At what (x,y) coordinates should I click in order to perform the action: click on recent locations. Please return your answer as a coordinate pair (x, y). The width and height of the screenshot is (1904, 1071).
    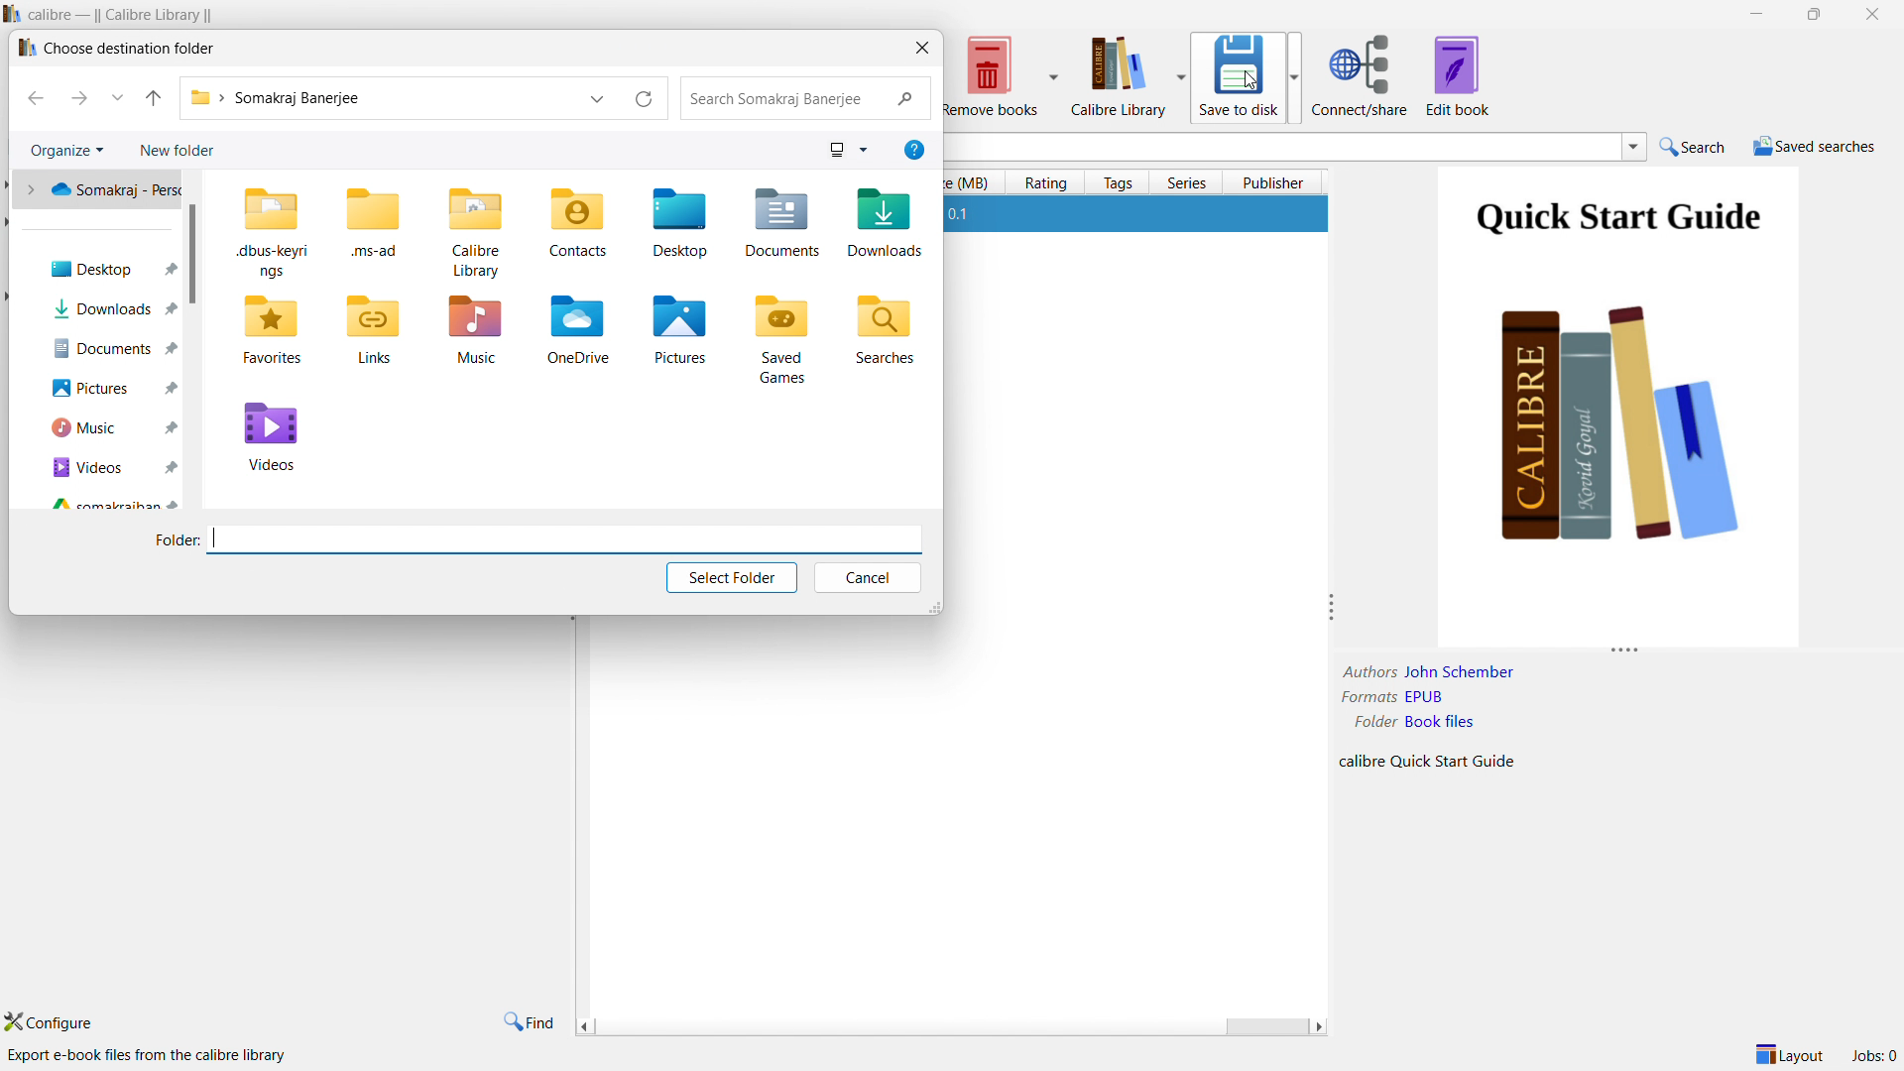
    Looking at the image, I should click on (118, 97).